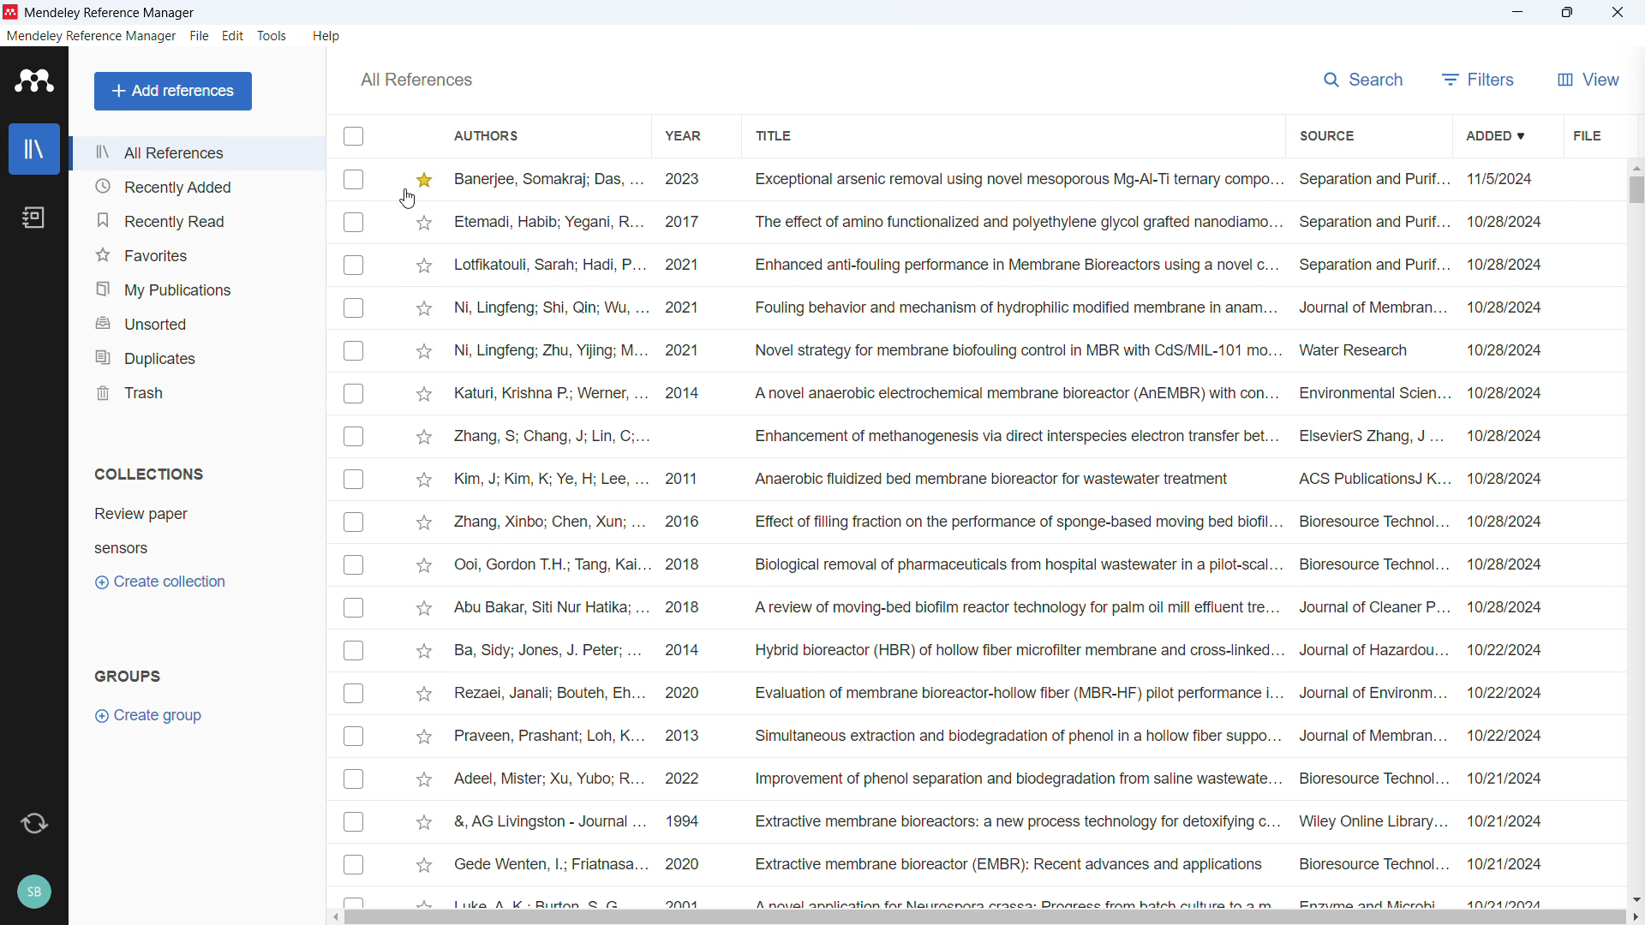 This screenshot has height=925, width=1645. Describe the element at coordinates (1635, 898) in the screenshot. I see `Scroll down ` at that location.